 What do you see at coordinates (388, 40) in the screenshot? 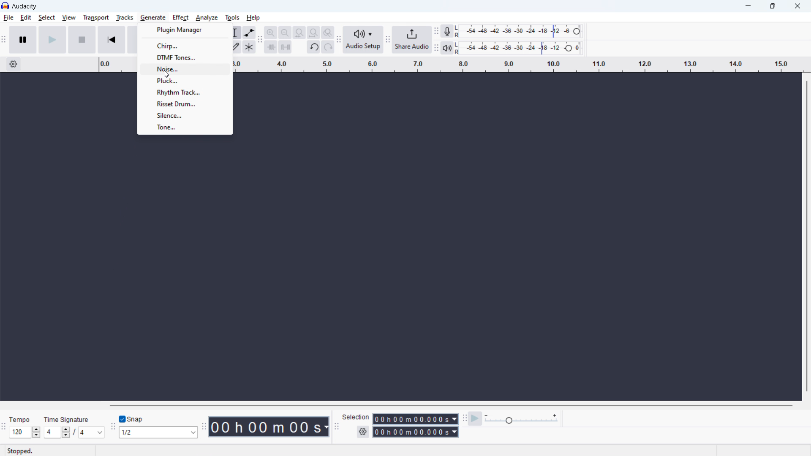
I see `share audio toolbar` at bounding box center [388, 40].